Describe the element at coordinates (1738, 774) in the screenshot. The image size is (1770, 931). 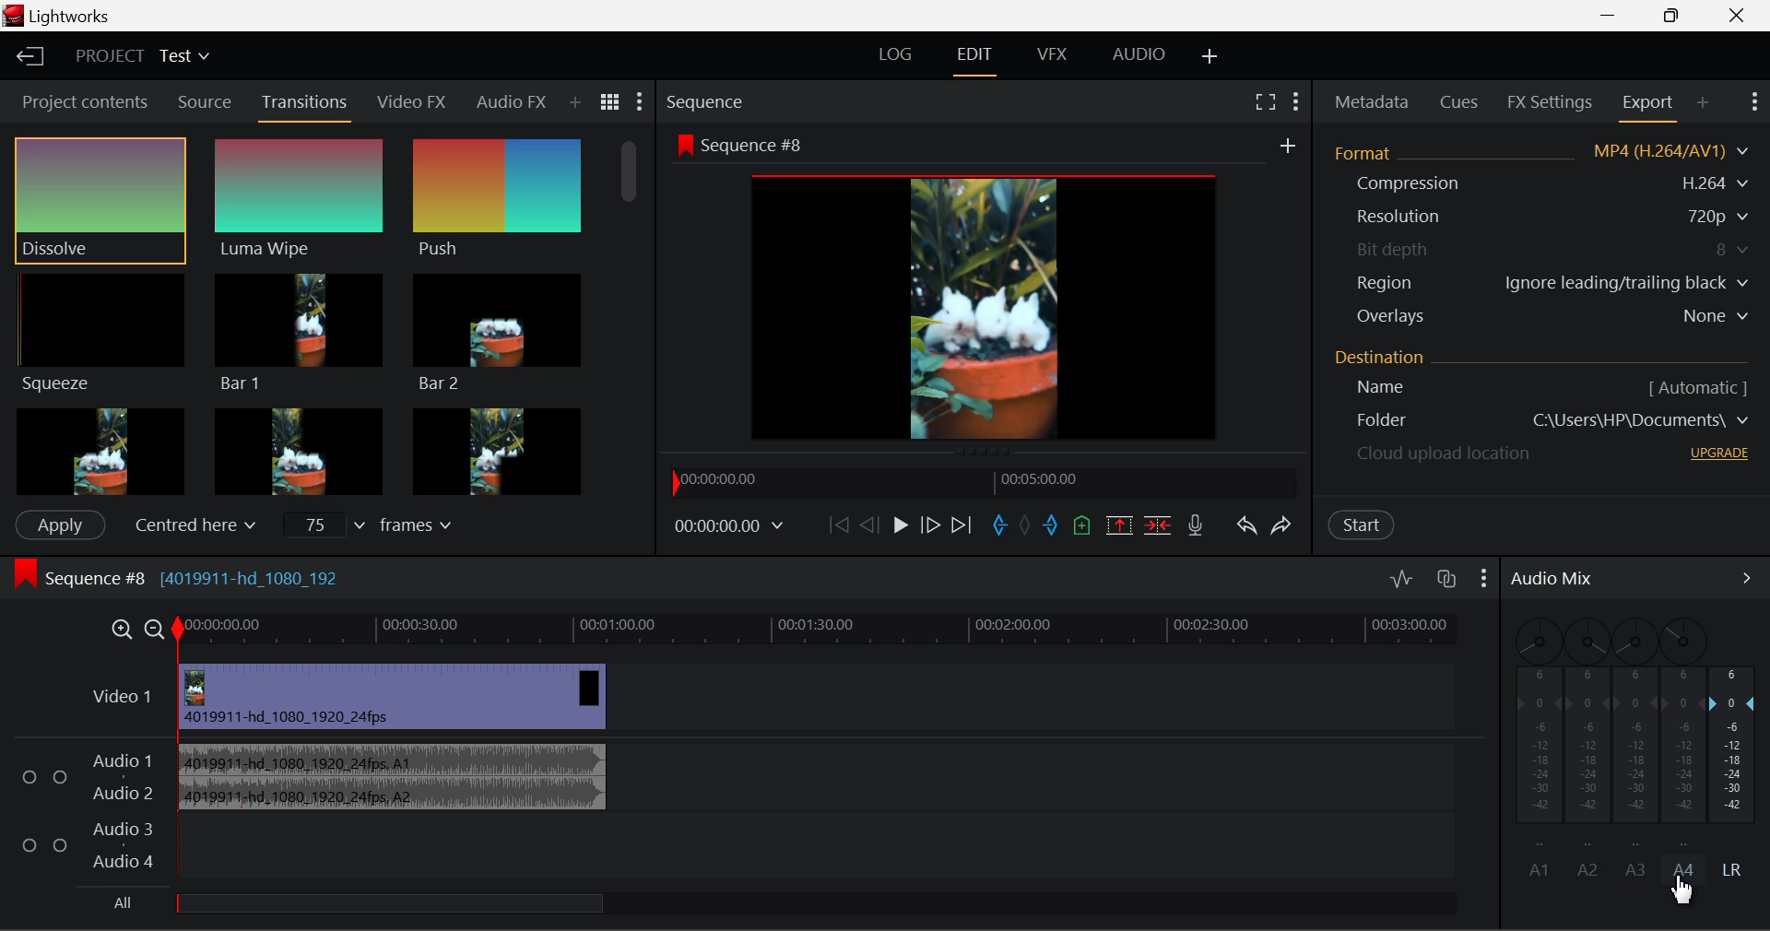
I see `LR Decibel Level` at that location.